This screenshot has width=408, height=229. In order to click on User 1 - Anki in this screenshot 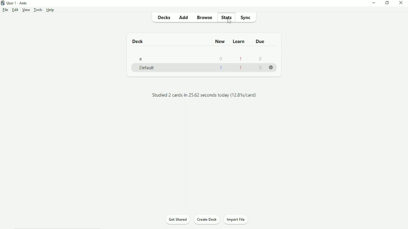, I will do `click(15, 3)`.